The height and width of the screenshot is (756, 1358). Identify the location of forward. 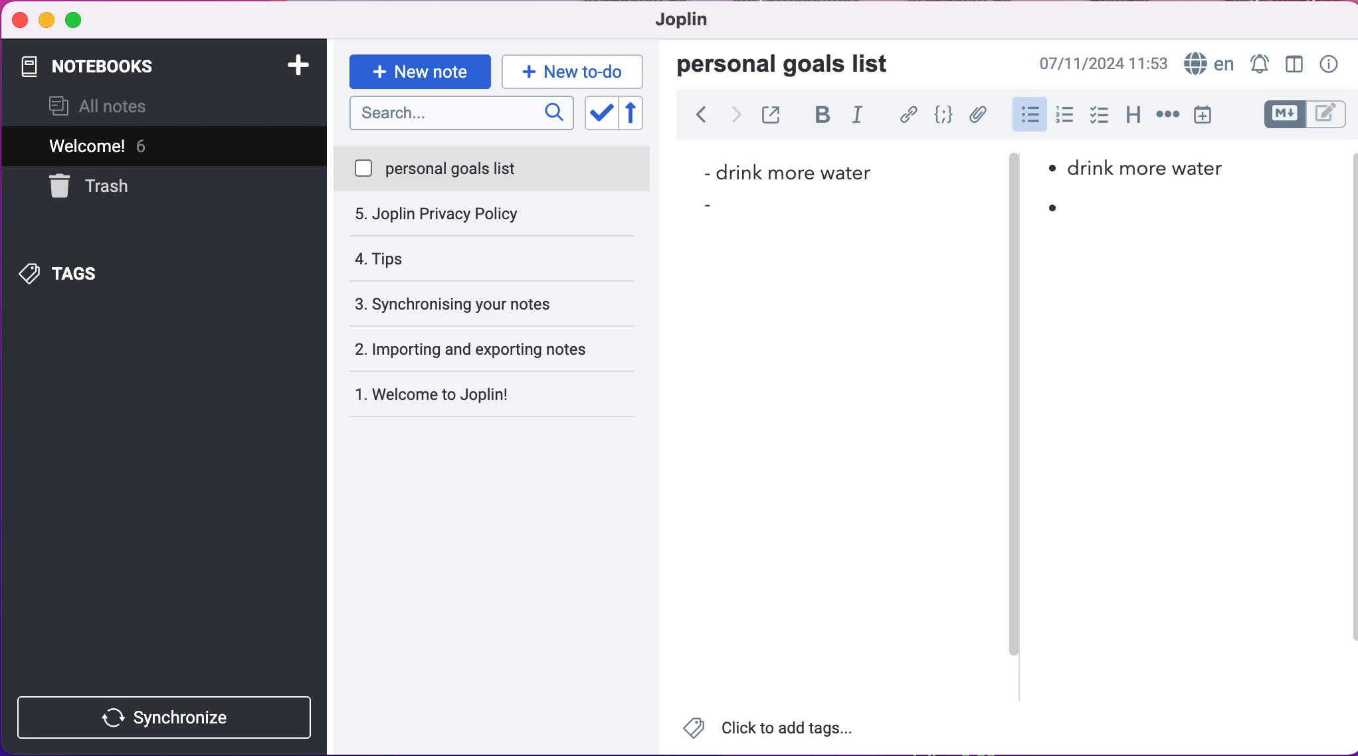
(737, 118).